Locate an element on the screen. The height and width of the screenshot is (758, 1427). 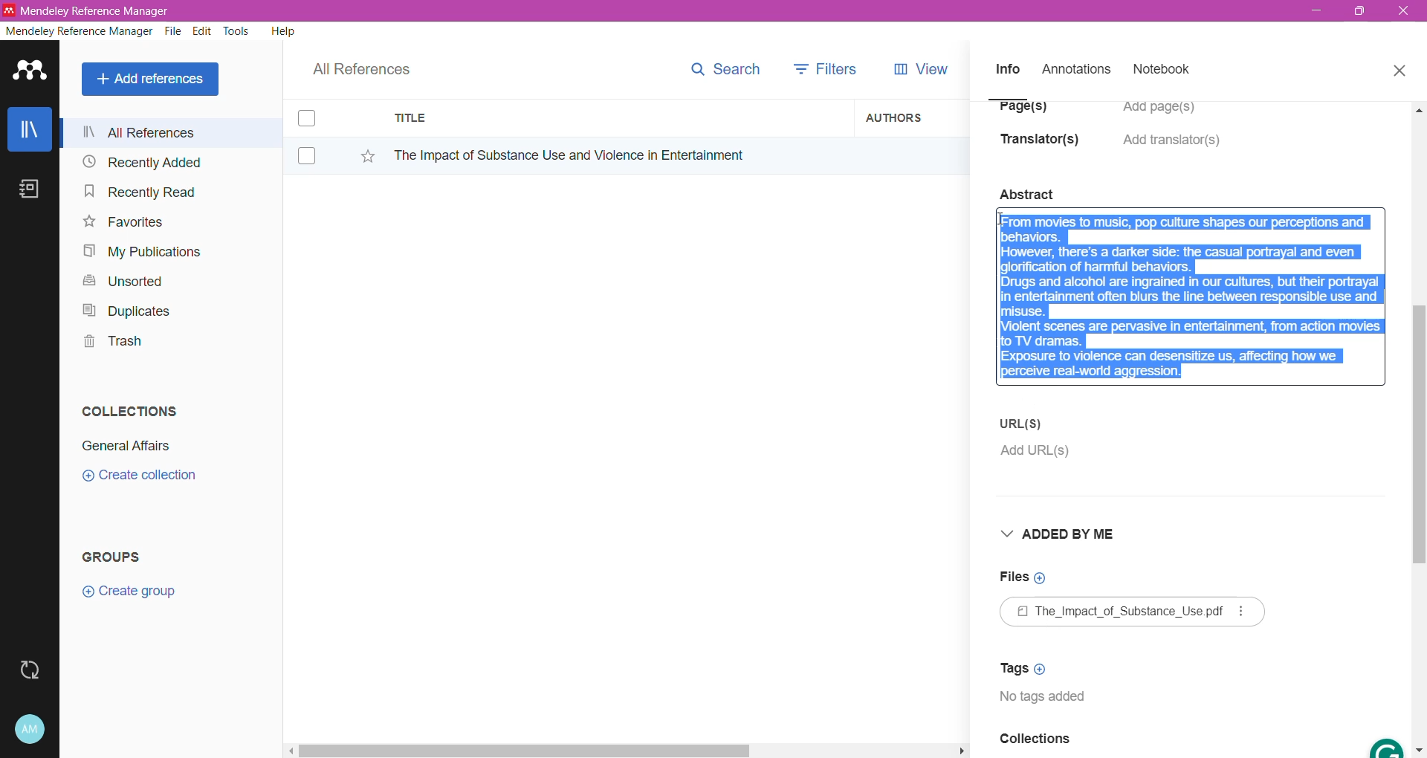
Click to Add URL(s) is located at coordinates (1033, 454).